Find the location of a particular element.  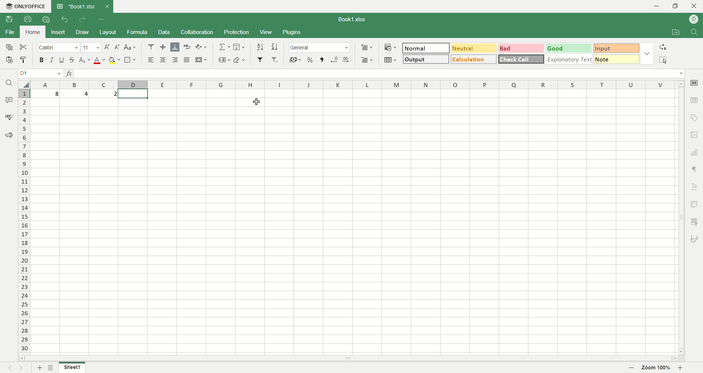

filter is located at coordinates (260, 60).